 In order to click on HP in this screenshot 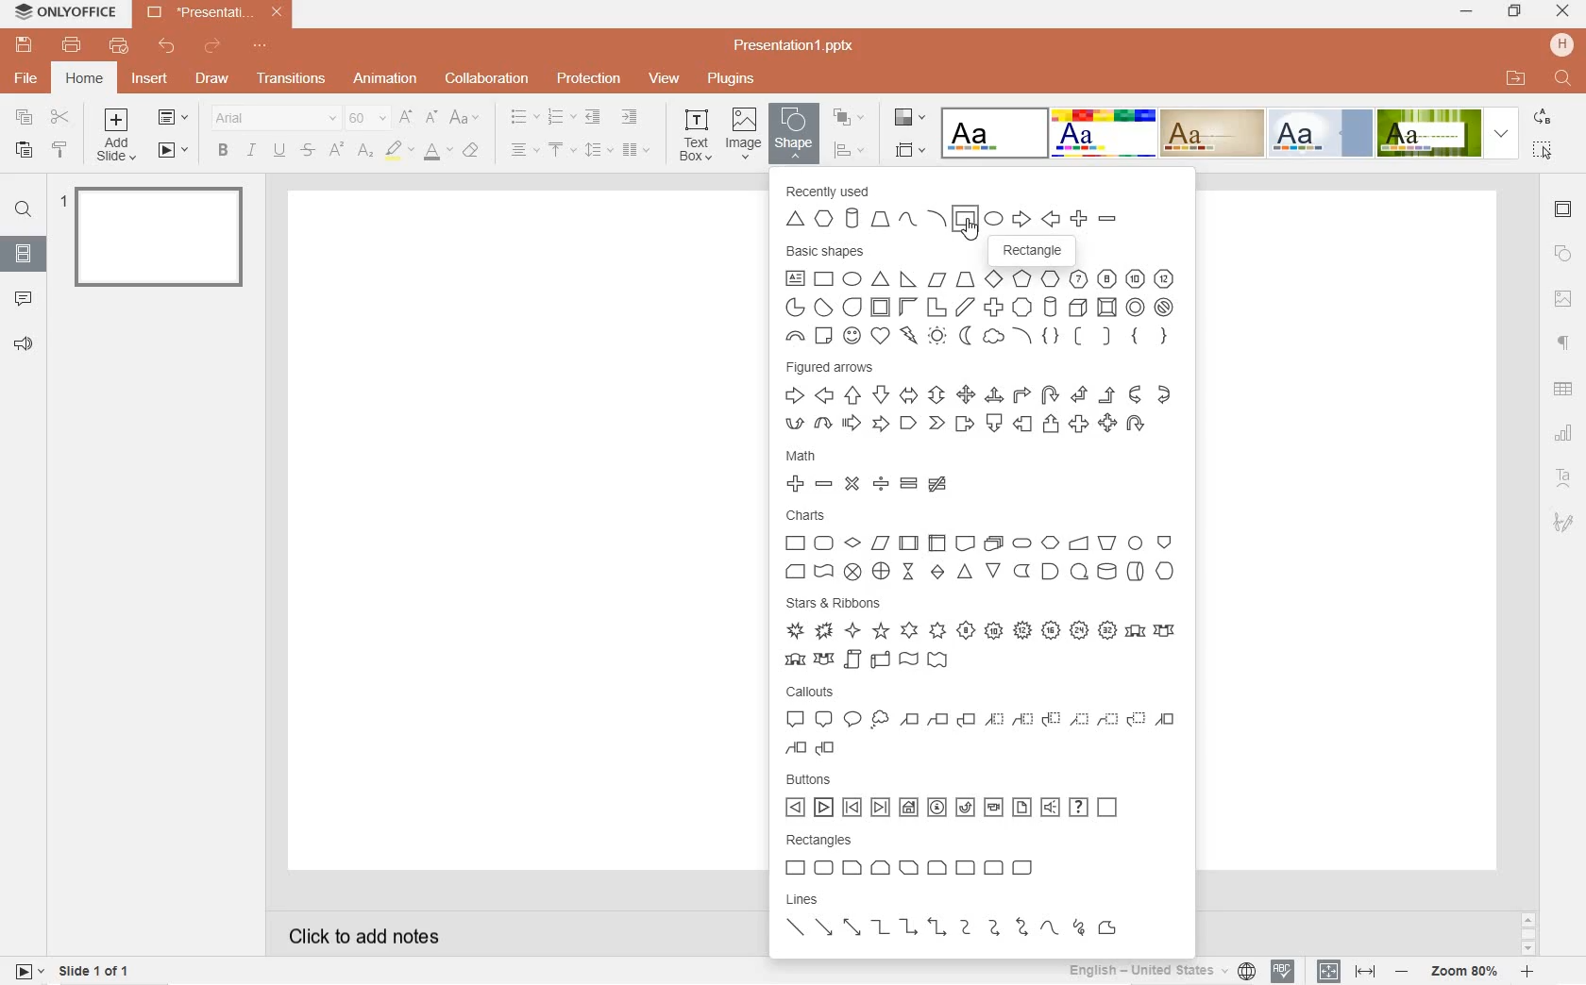, I will do `click(1561, 44)`.